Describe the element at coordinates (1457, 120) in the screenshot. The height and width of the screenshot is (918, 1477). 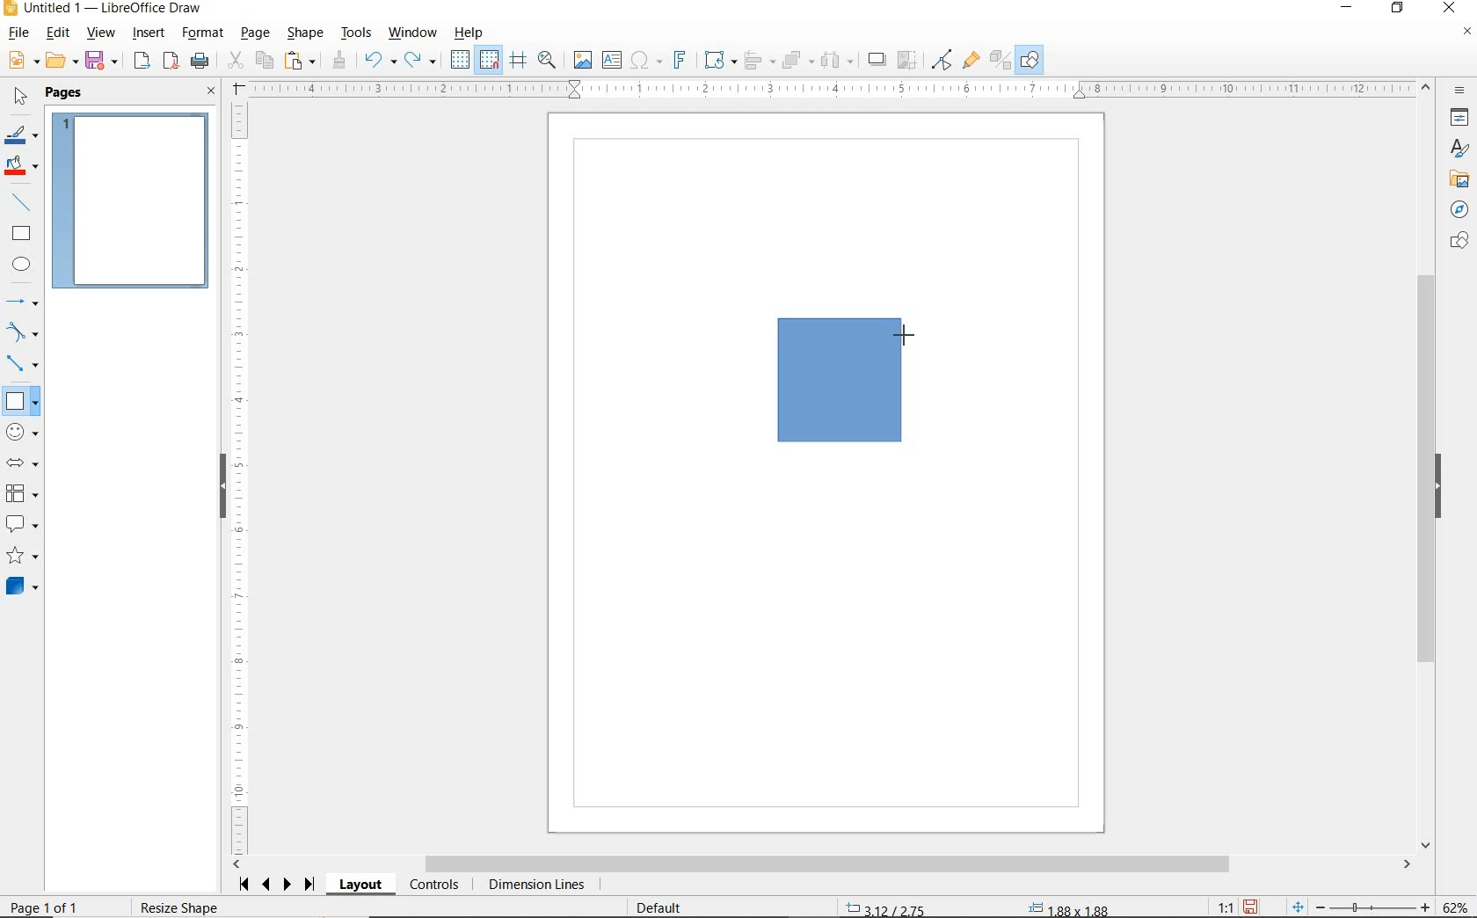
I see `PROPERTIES` at that location.